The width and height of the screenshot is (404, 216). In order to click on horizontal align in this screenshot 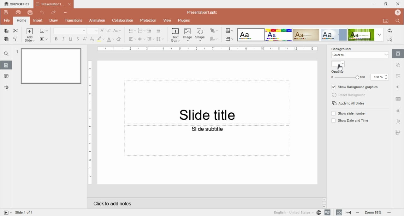, I will do `click(132, 39)`.